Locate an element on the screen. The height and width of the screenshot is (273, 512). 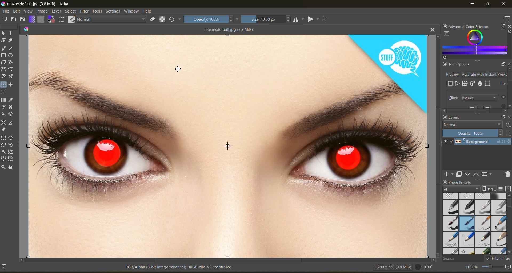
search is located at coordinates (463, 259).